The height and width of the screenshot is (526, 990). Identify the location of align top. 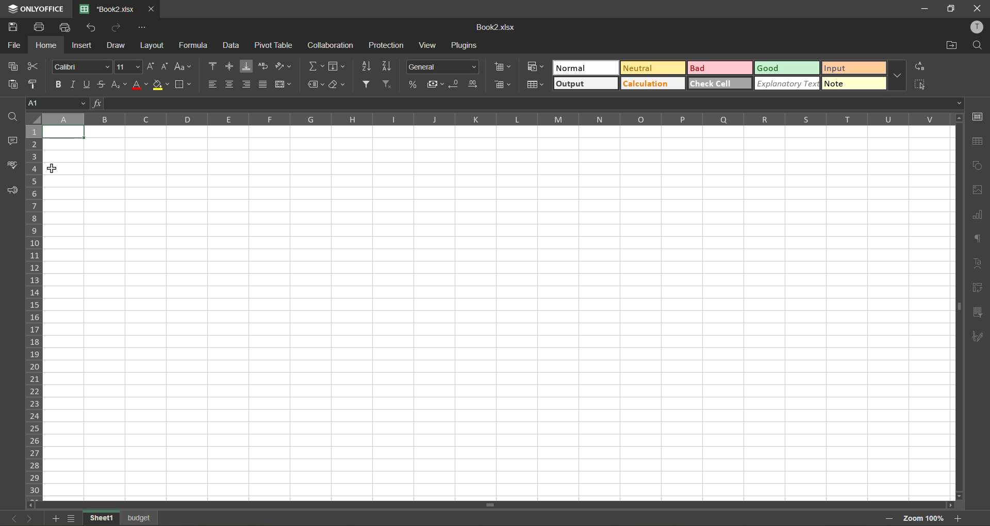
(211, 66).